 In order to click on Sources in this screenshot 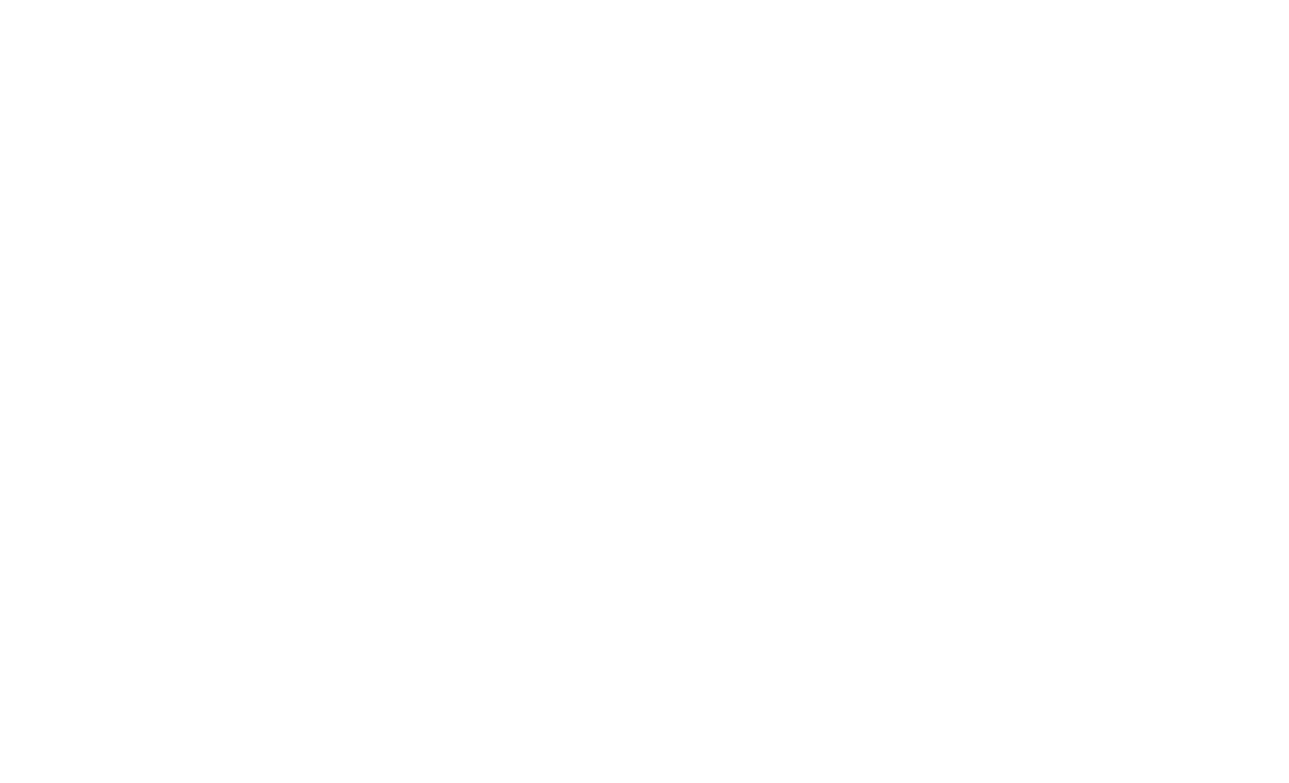, I will do `click(298, 517)`.